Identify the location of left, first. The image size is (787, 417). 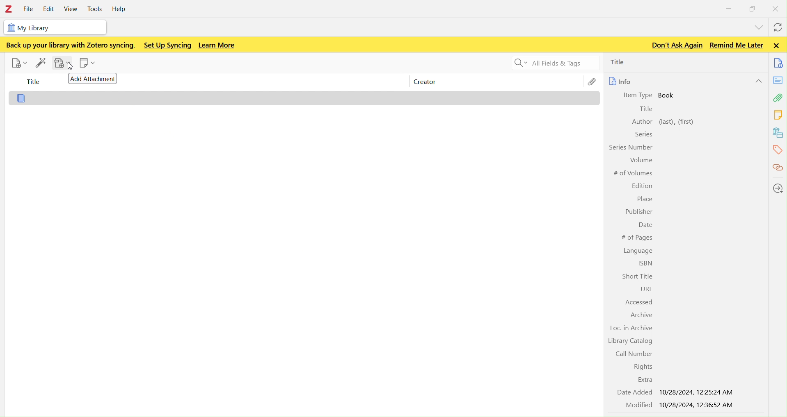
(677, 121).